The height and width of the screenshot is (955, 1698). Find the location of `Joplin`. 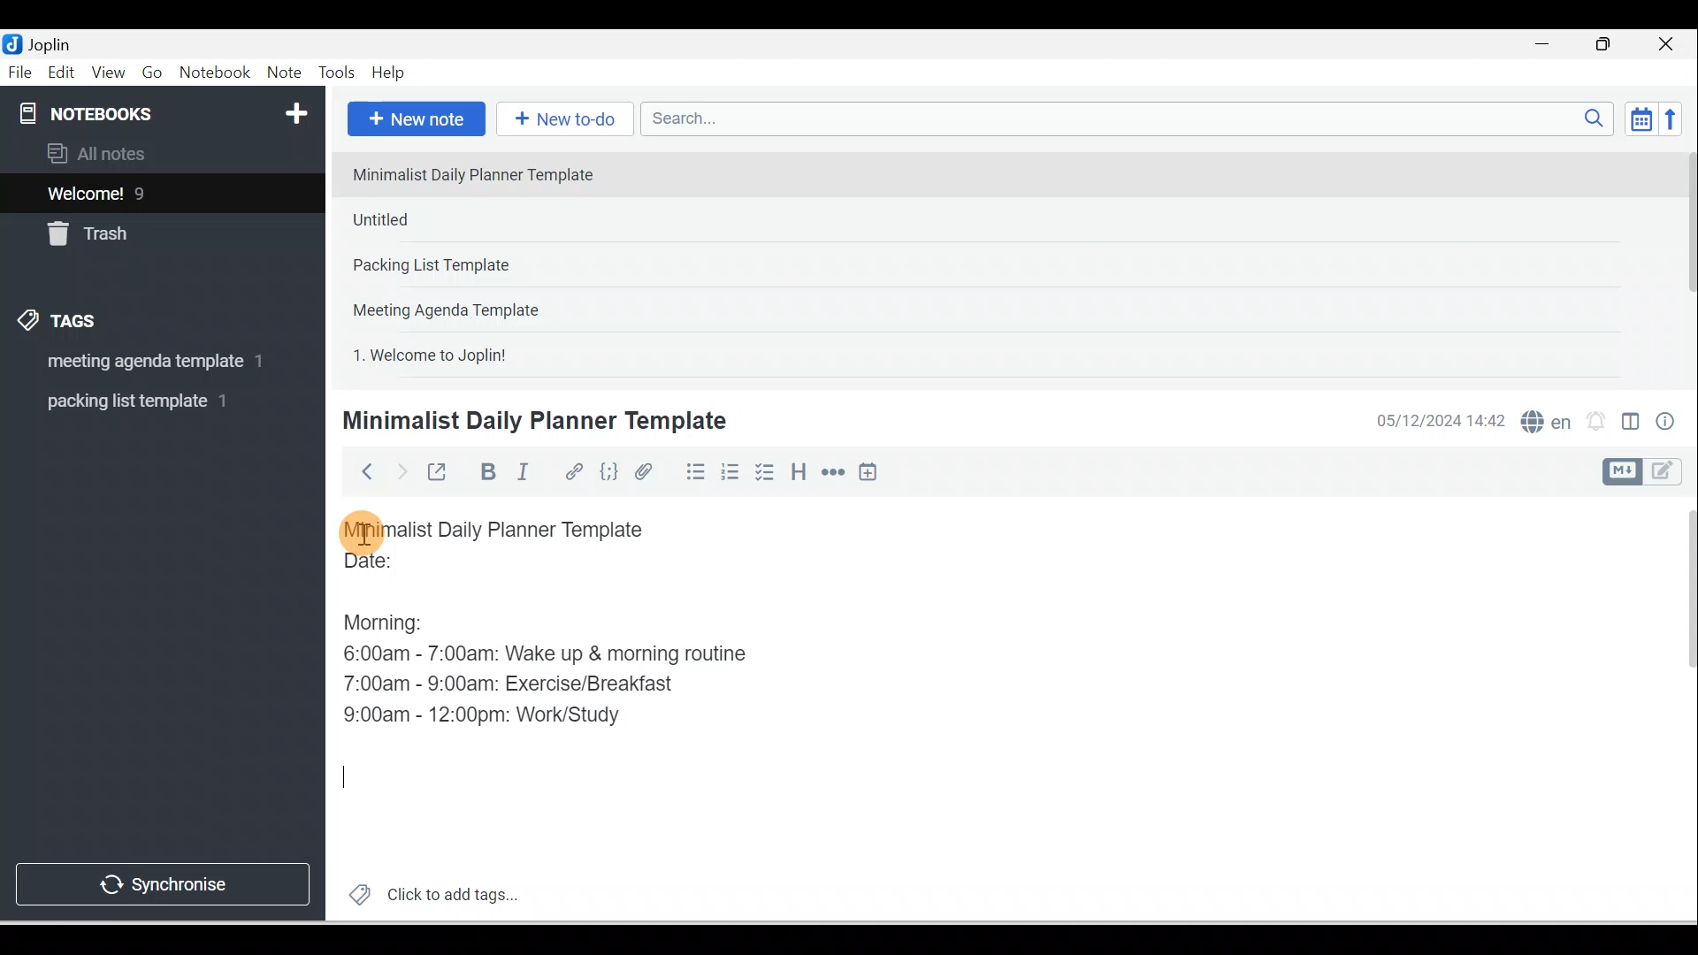

Joplin is located at coordinates (54, 42).